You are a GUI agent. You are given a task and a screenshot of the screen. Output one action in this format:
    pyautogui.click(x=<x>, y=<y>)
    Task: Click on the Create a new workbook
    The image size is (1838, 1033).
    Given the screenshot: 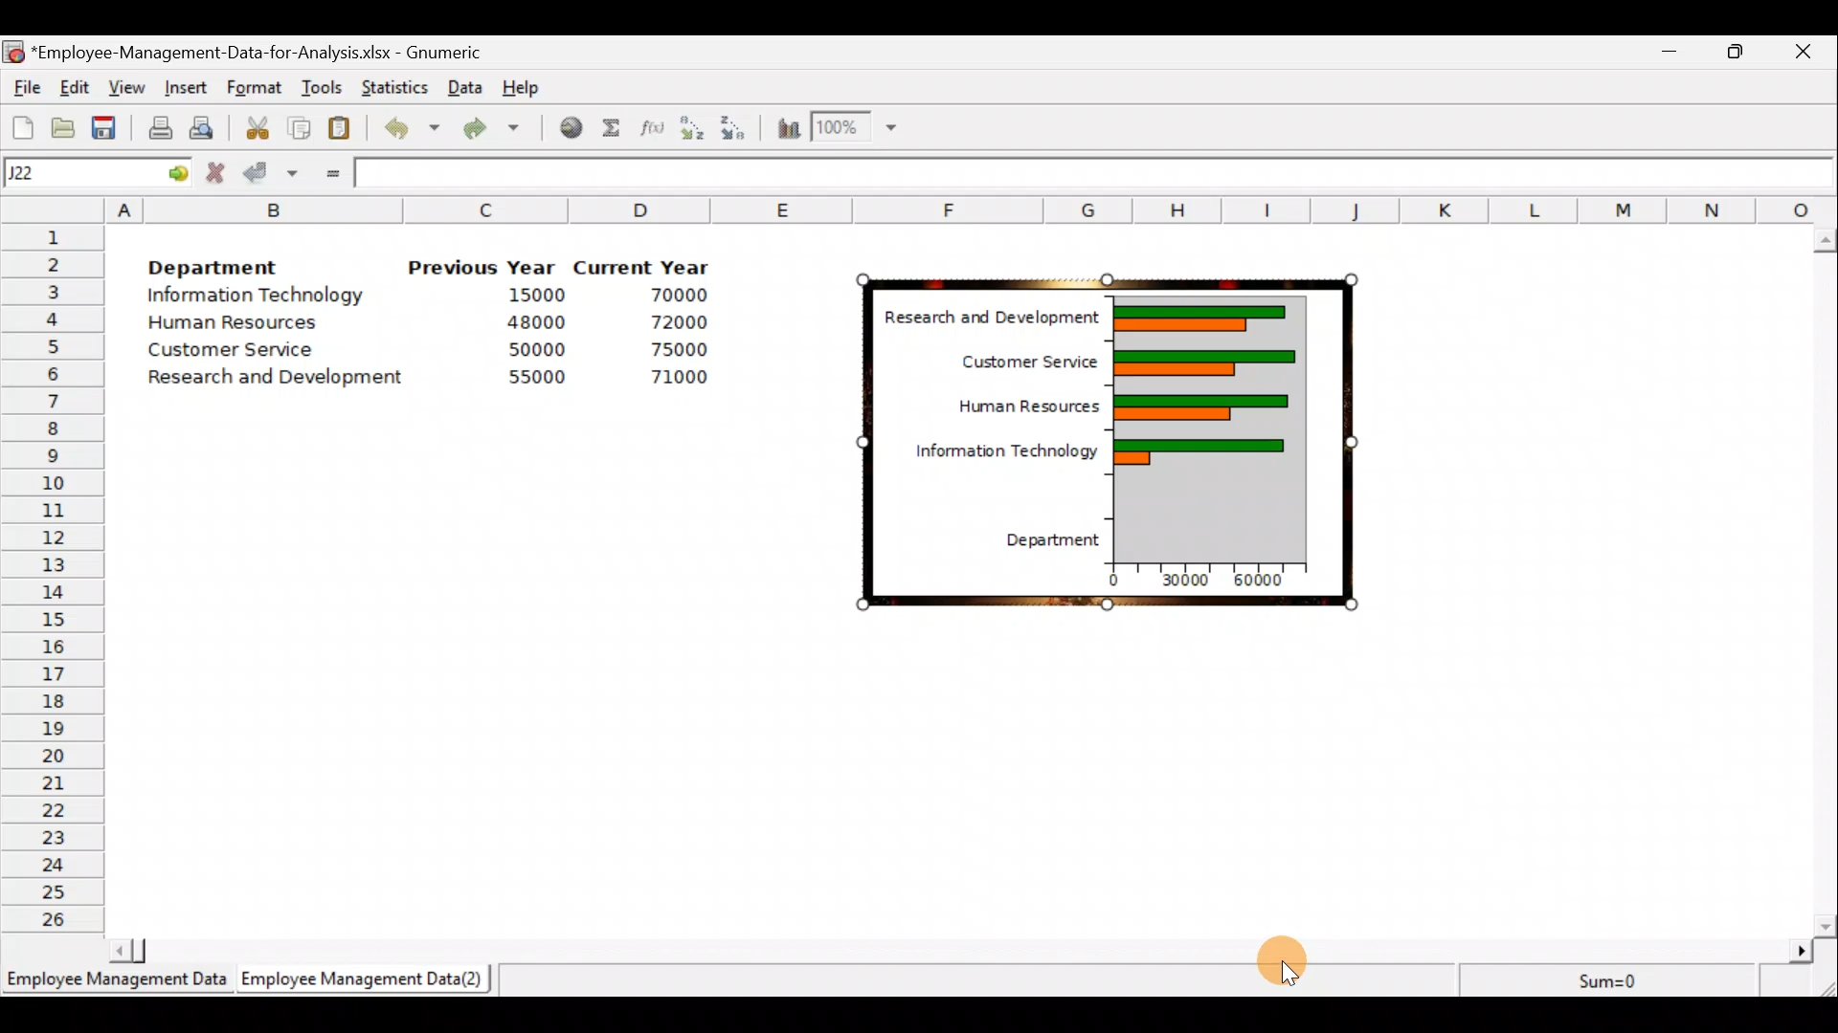 What is the action you would take?
    pyautogui.click(x=21, y=125)
    